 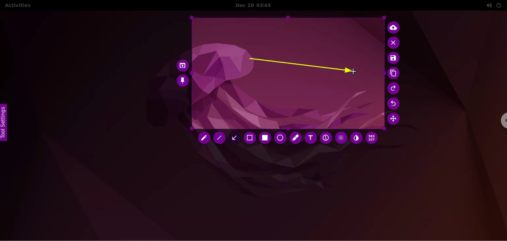 I want to click on rectangle tool, so click(x=264, y=138).